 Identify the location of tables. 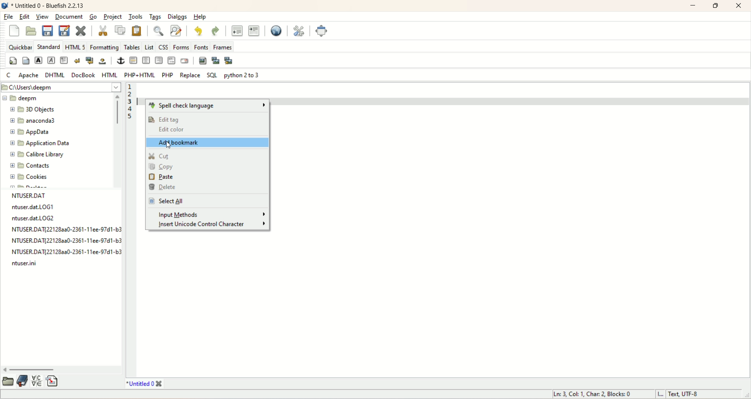
(132, 46).